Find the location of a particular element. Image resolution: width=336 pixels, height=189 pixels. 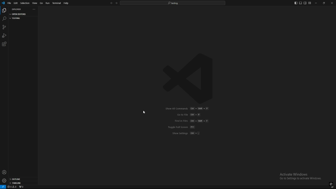

»CURSOR is located at coordinates (145, 113).